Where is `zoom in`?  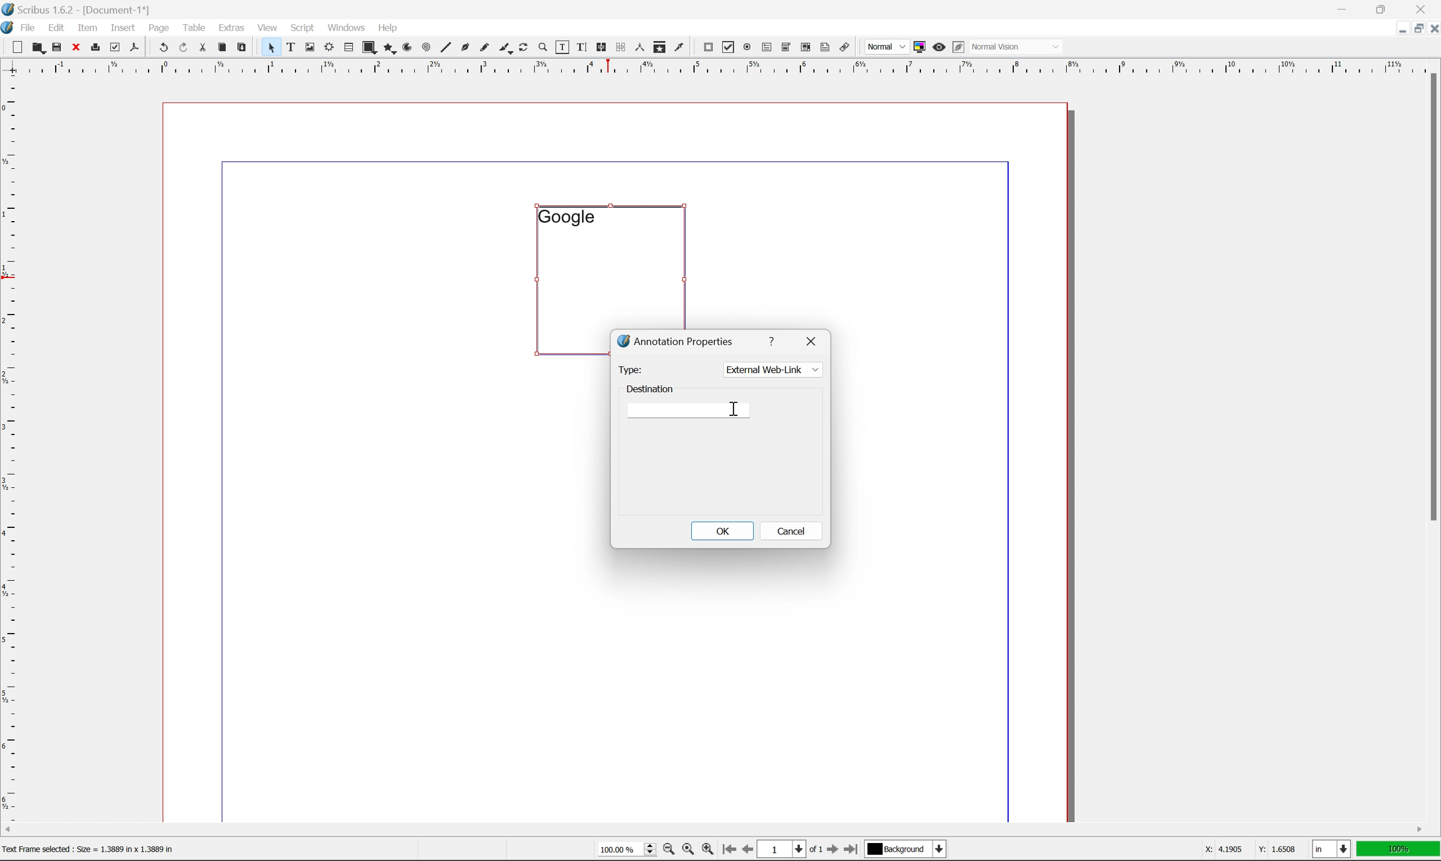
zoom in is located at coordinates (707, 850).